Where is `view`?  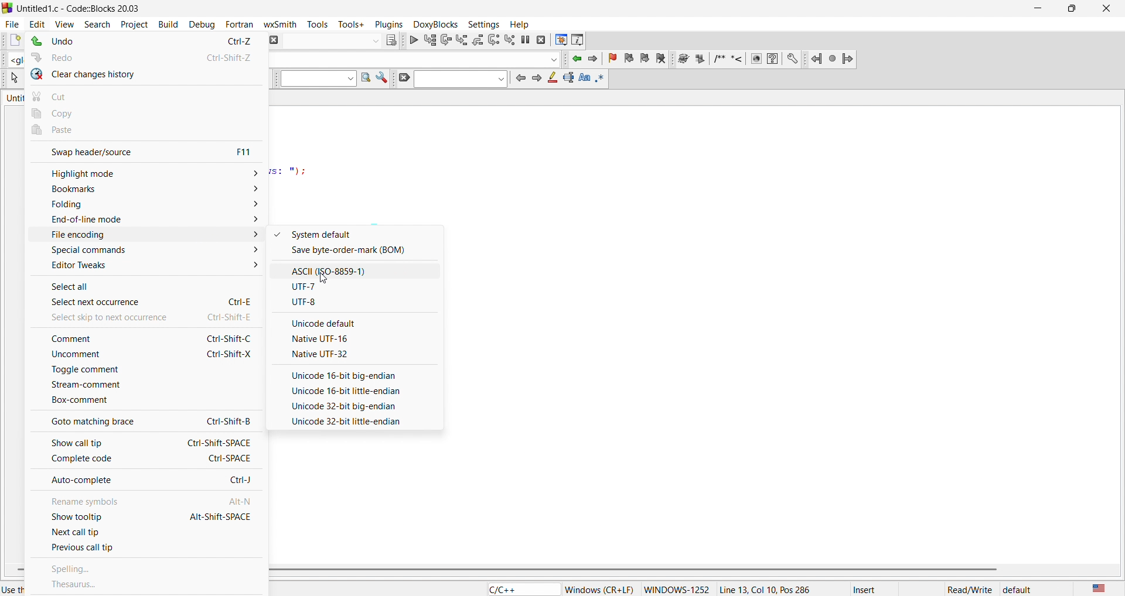 view is located at coordinates (66, 25).